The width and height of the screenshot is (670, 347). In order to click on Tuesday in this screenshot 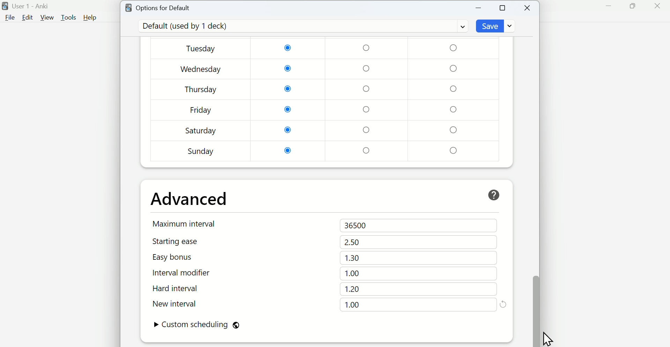, I will do `click(202, 49)`.